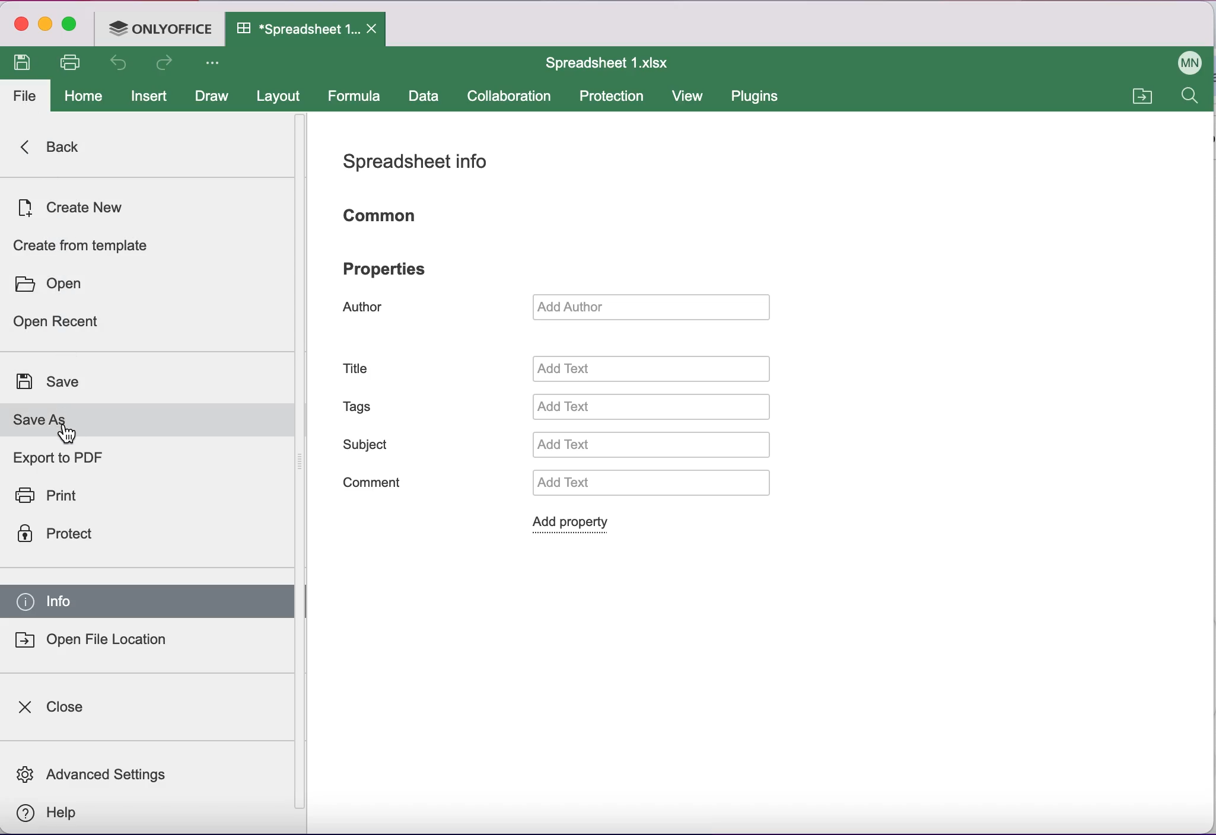 The image size is (1216, 835). What do you see at coordinates (394, 215) in the screenshot?
I see `common` at bounding box center [394, 215].